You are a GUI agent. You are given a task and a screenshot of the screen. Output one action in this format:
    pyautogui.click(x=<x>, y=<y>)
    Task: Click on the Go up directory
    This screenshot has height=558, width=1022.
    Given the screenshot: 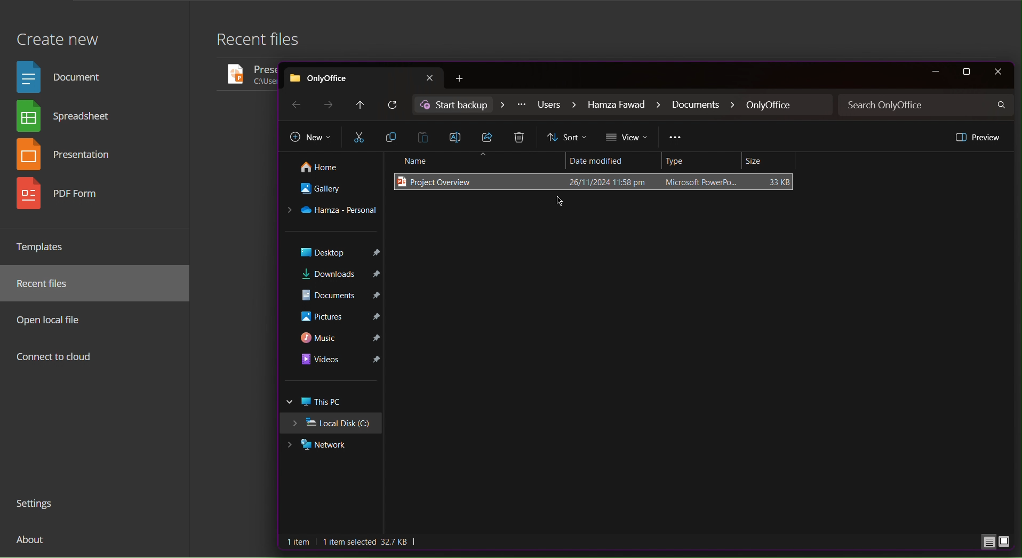 What is the action you would take?
    pyautogui.click(x=360, y=105)
    